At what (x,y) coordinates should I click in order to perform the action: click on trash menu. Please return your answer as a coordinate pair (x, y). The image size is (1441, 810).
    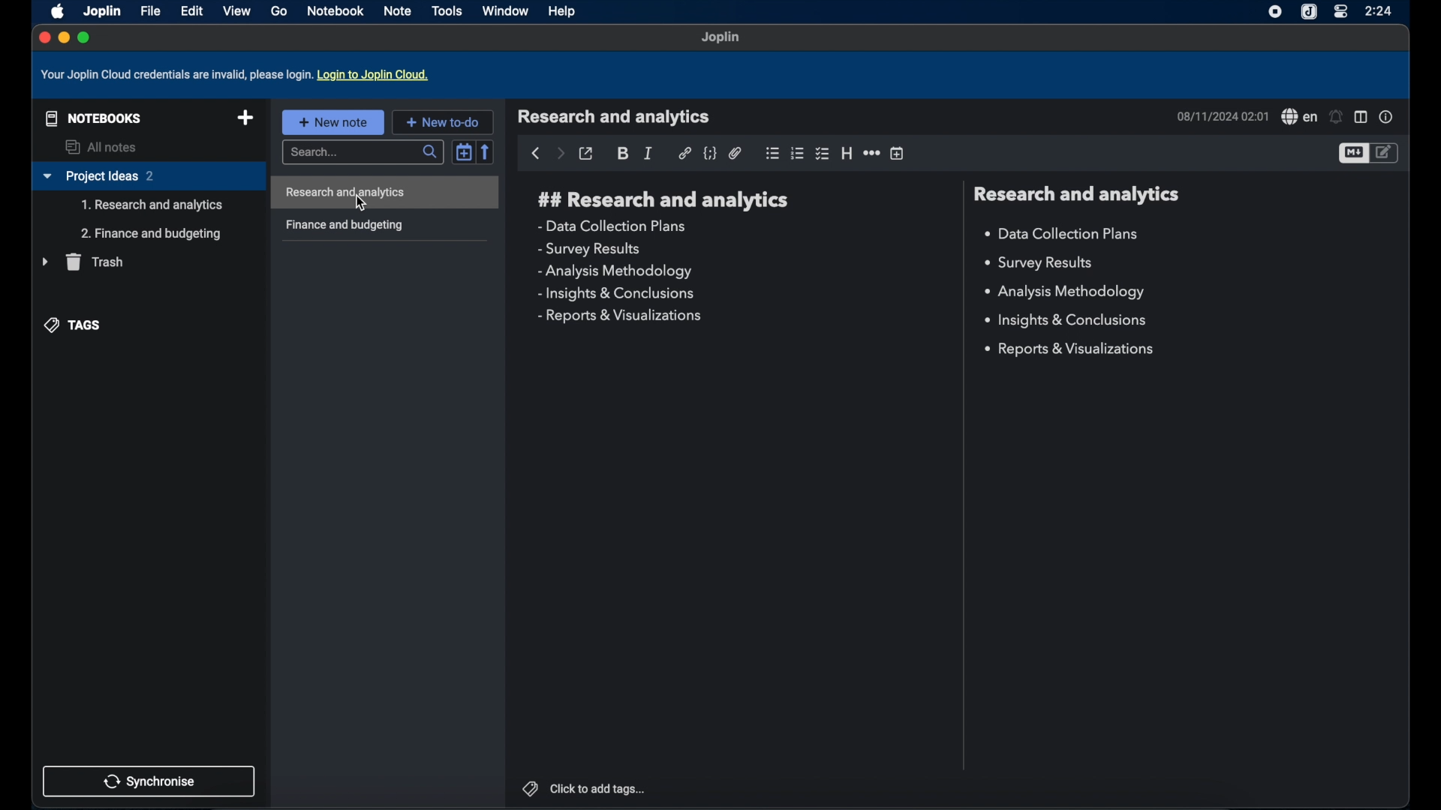
    Looking at the image, I should click on (83, 262).